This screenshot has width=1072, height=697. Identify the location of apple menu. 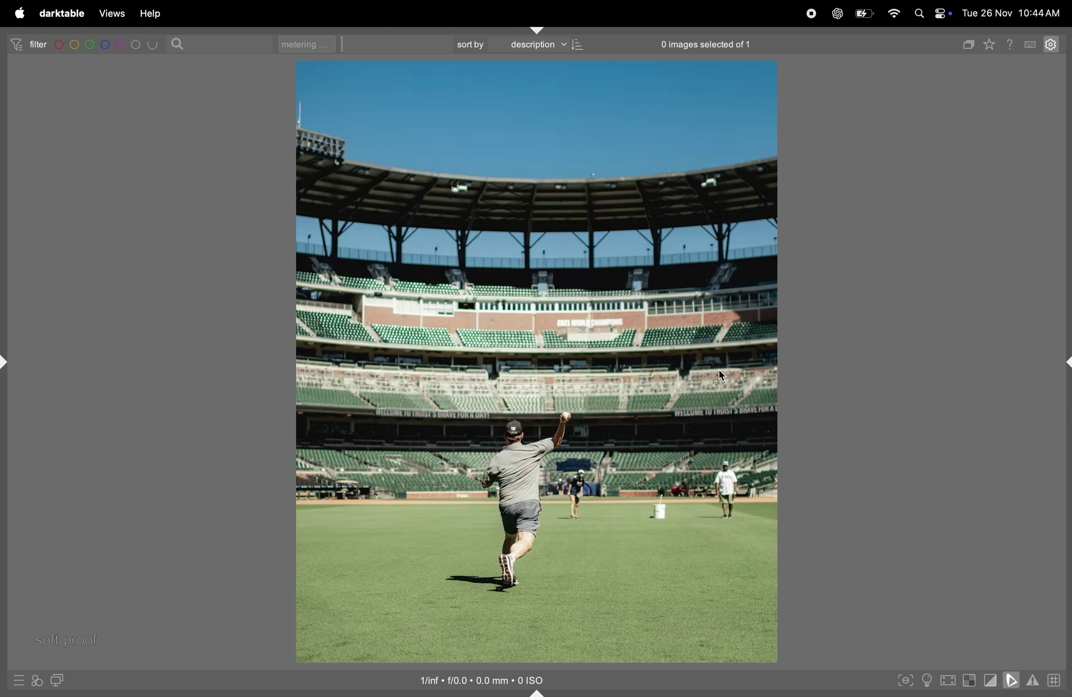
(19, 13).